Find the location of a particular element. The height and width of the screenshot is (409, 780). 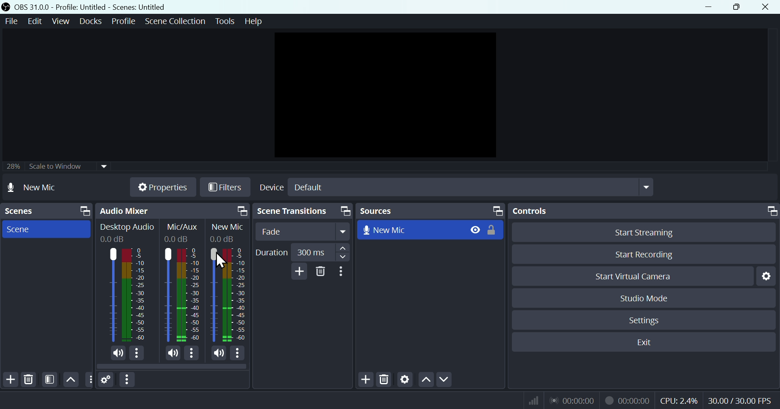

Frame Per Second is located at coordinates (740, 401).